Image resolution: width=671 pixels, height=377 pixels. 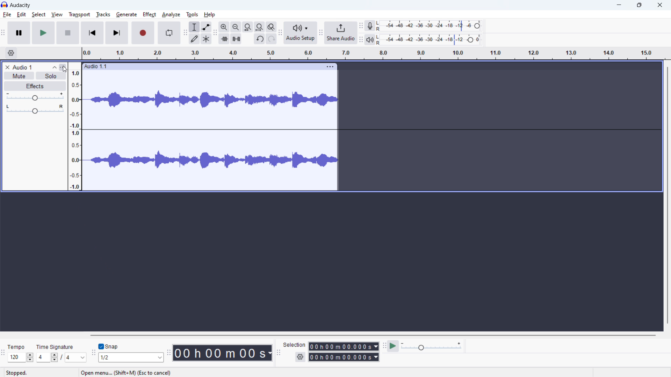 What do you see at coordinates (202, 66) in the screenshot?
I see `click to move` at bounding box center [202, 66].